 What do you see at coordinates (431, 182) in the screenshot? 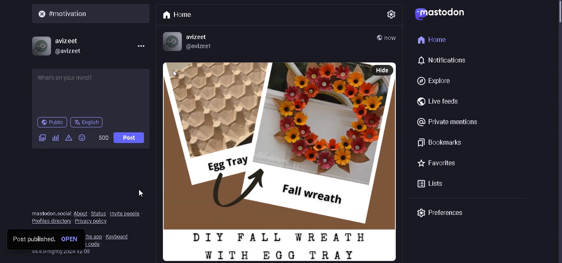
I see `lists` at bounding box center [431, 182].